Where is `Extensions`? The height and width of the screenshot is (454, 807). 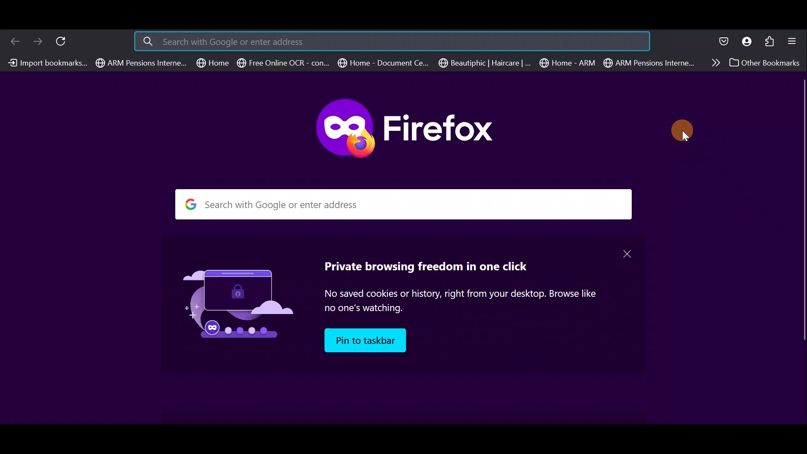
Extensions is located at coordinates (770, 41).